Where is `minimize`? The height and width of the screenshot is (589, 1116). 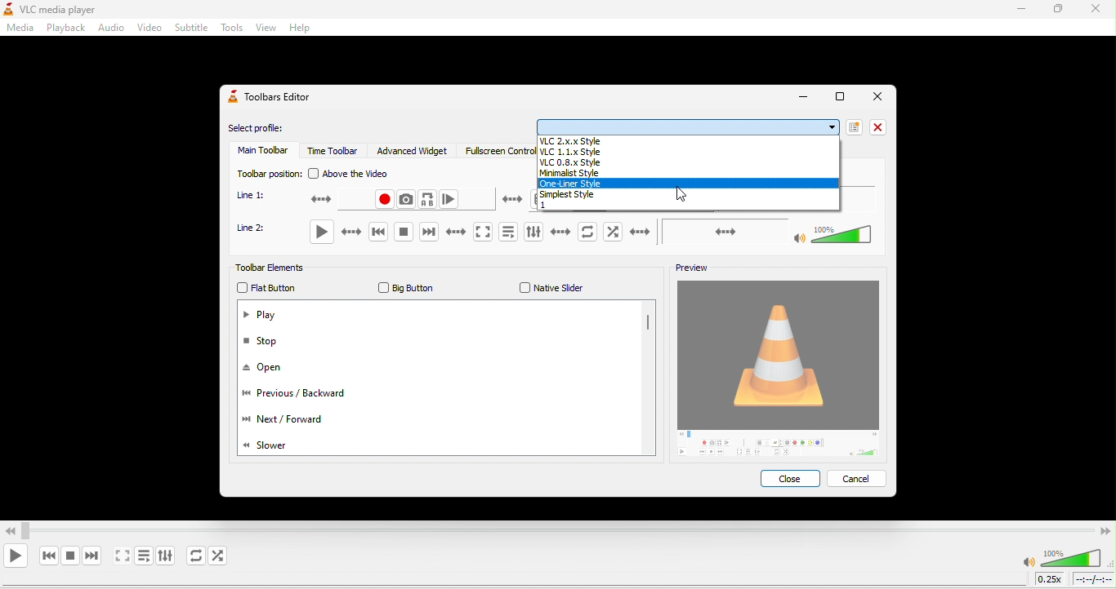
minimize is located at coordinates (802, 98).